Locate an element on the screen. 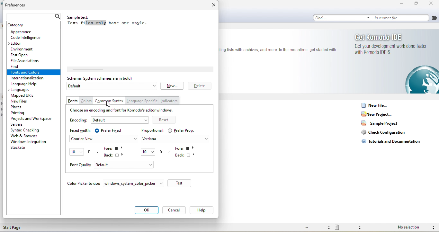 Image resolution: width=439 pixels, height=232 pixels. default is located at coordinates (112, 87).